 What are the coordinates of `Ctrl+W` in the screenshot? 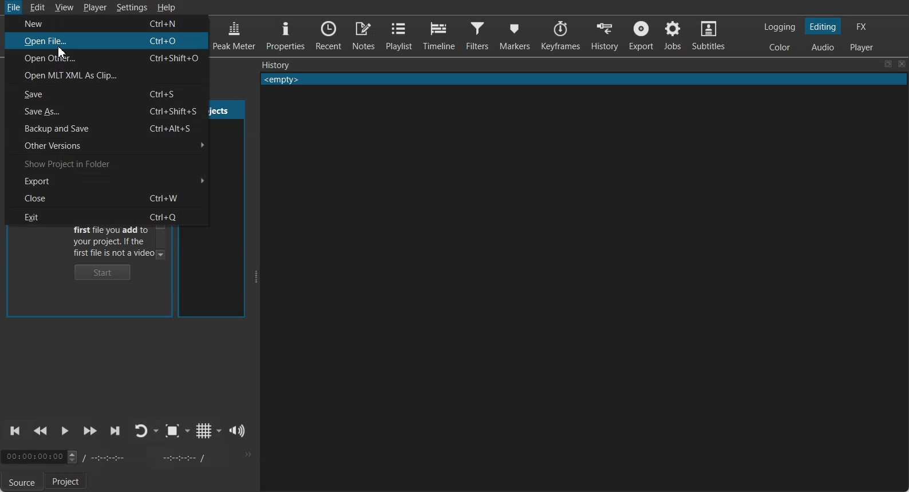 It's located at (166, 197).